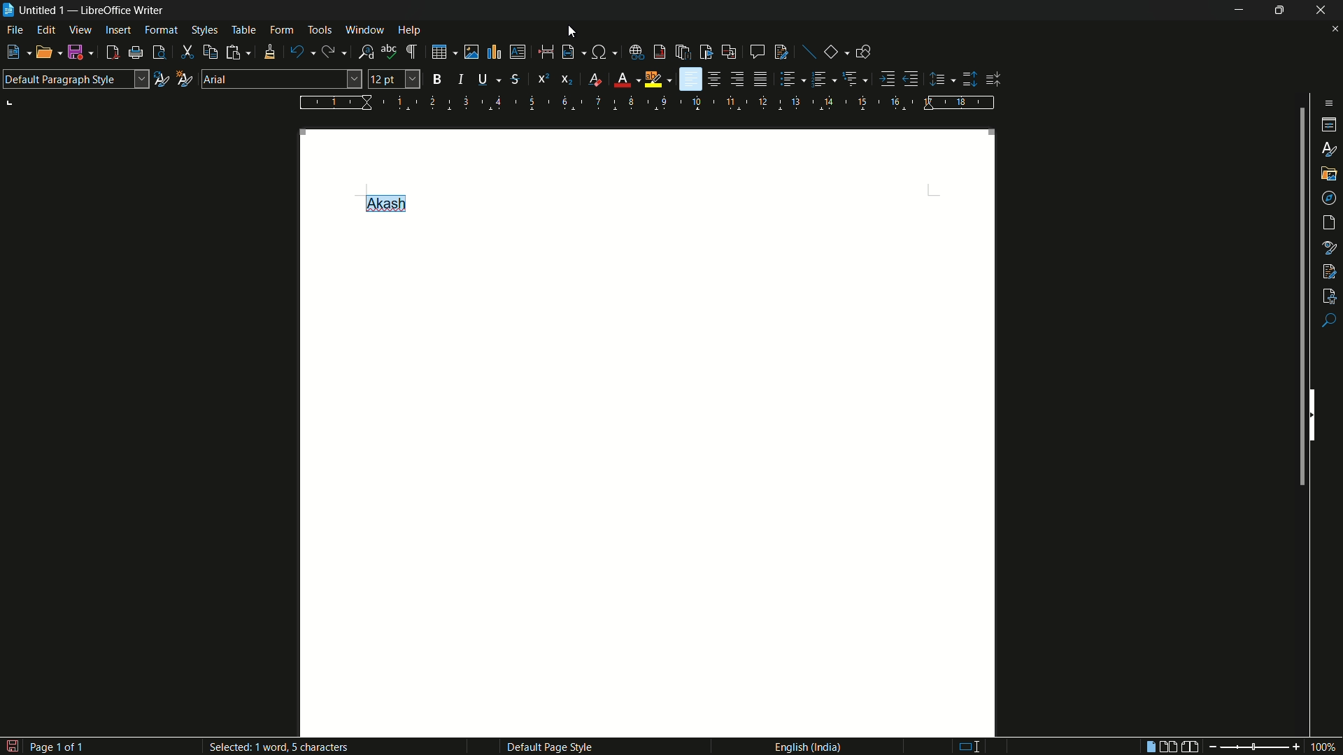 The height and width of the screenshot is (755, 1343). Describe the element at coordinates (161, 29) in the screenshot. I see `format menu` at that location.